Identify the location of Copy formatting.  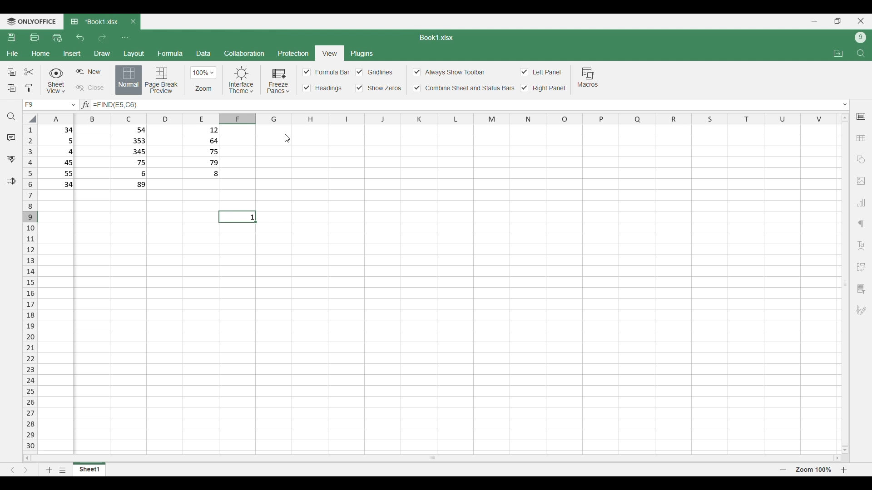
(29, 88).